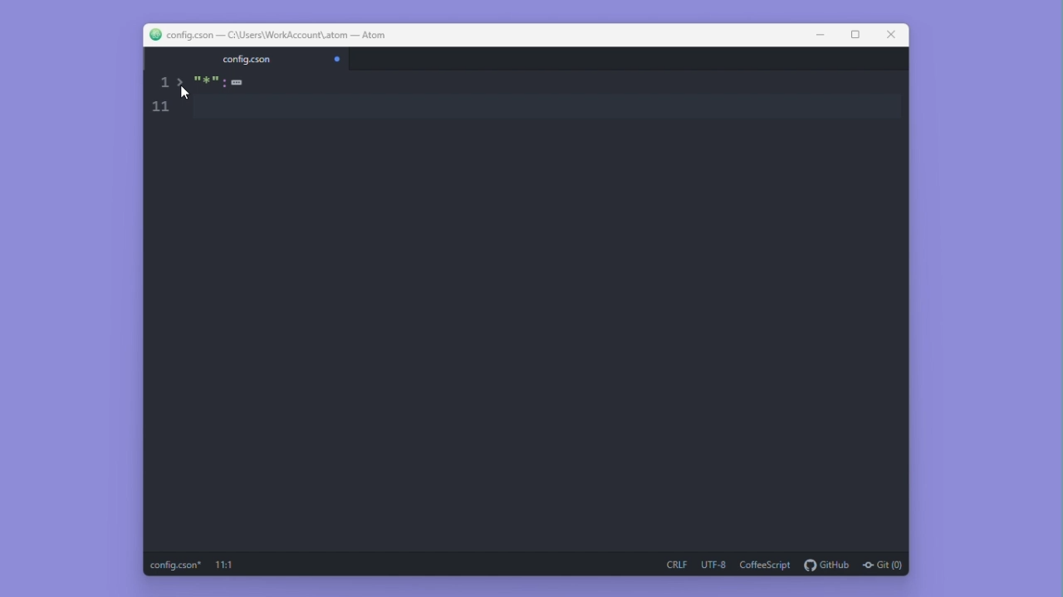 The height and width of the screenshot is (597, 1063). Describe the element at coordinates (184, 93) in the screenshot. I see `cursor` at that location.